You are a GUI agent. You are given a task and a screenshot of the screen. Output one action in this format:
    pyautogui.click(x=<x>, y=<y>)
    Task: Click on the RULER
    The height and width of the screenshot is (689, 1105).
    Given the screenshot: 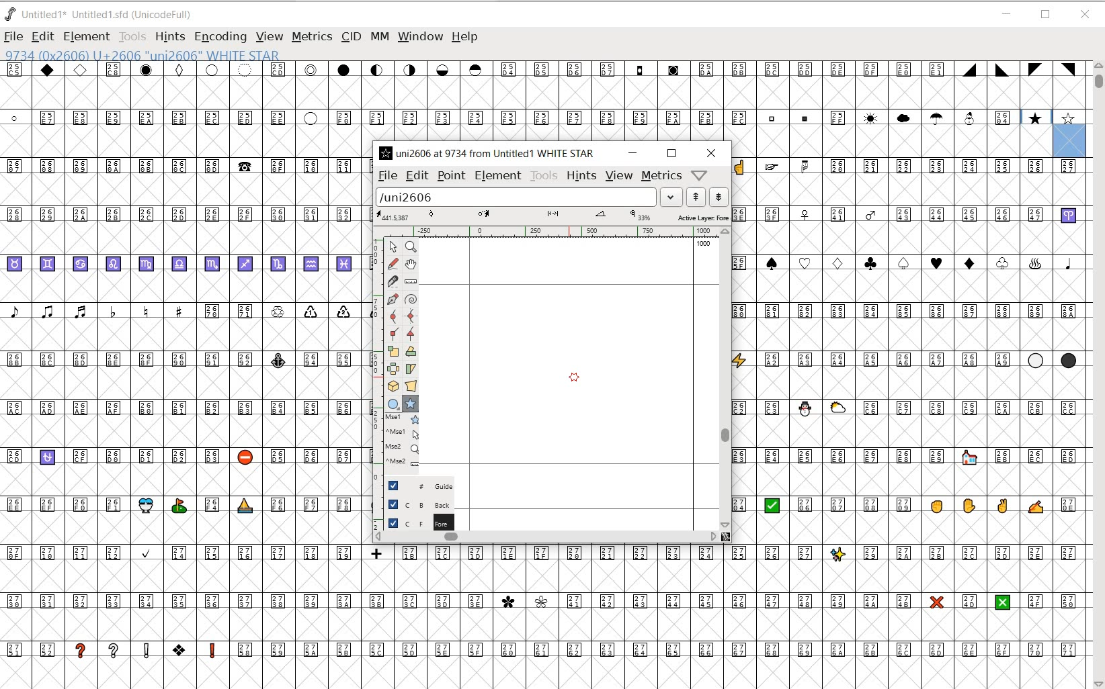 What is the action you would take?
    pyautogui.click(x=549, y=231)
    